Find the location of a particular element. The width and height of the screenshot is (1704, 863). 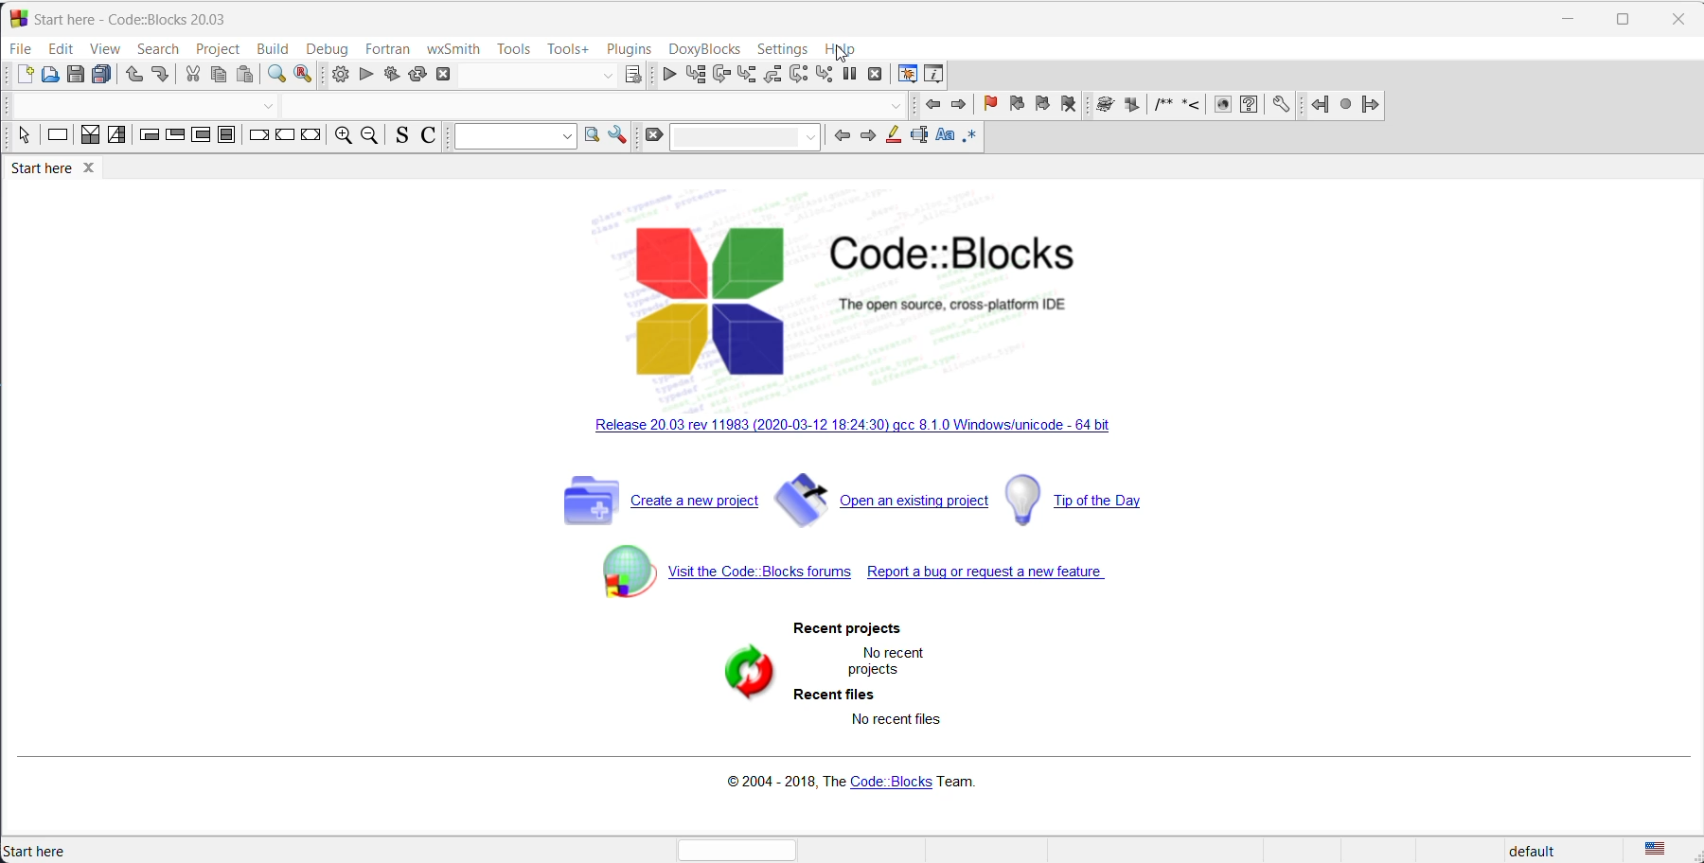

rebuild is located at coordinates (416, 77).